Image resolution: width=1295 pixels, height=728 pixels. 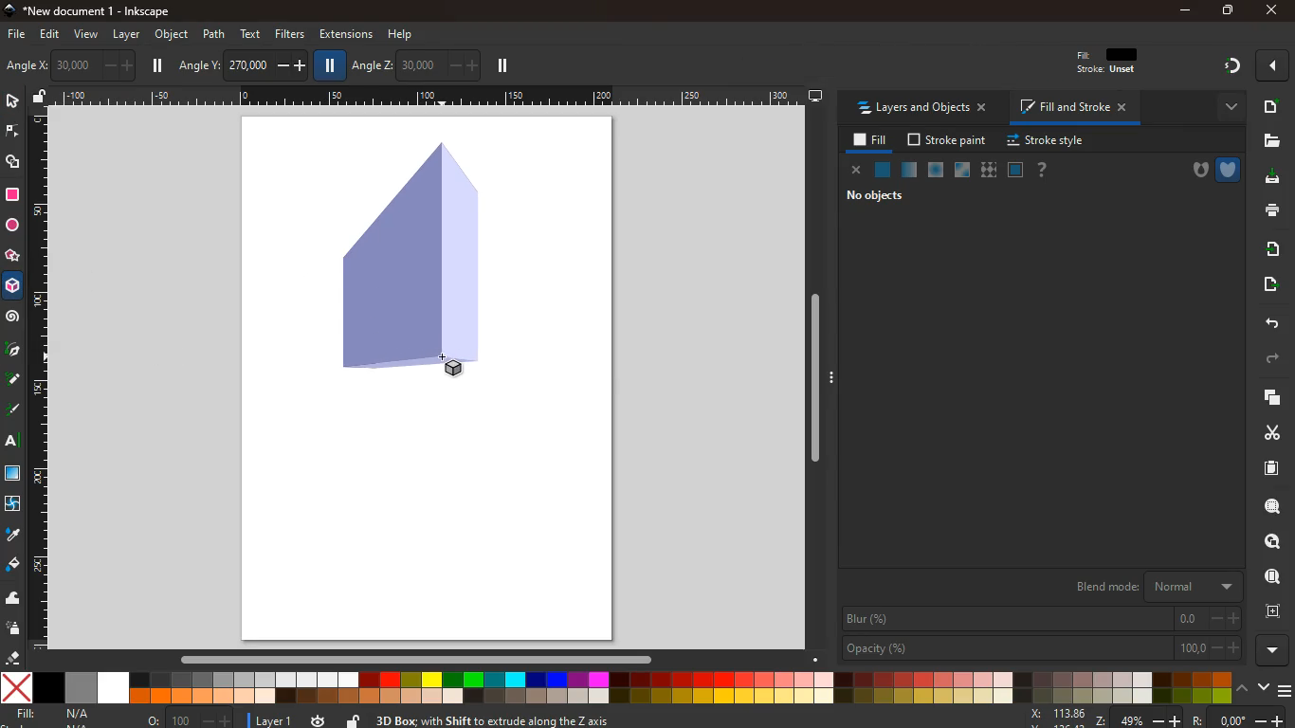 What do you see at coordinates (87, 35) in the screenshot?
I see `view` at bounding box center [87, 35].